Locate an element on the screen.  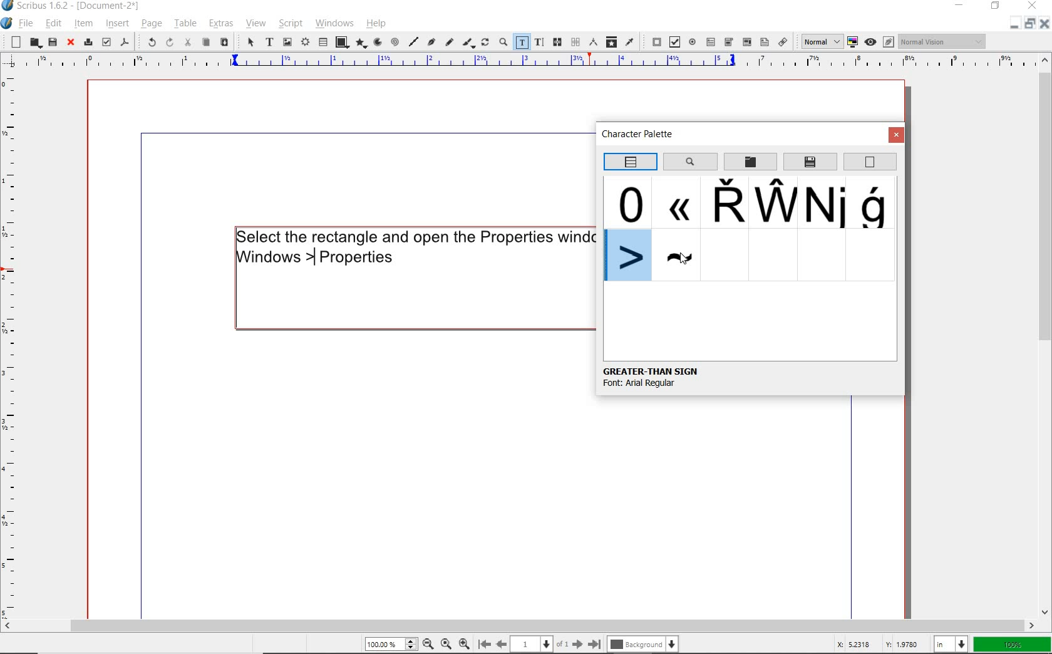
go to last [page is located at coordinates (594, 643).